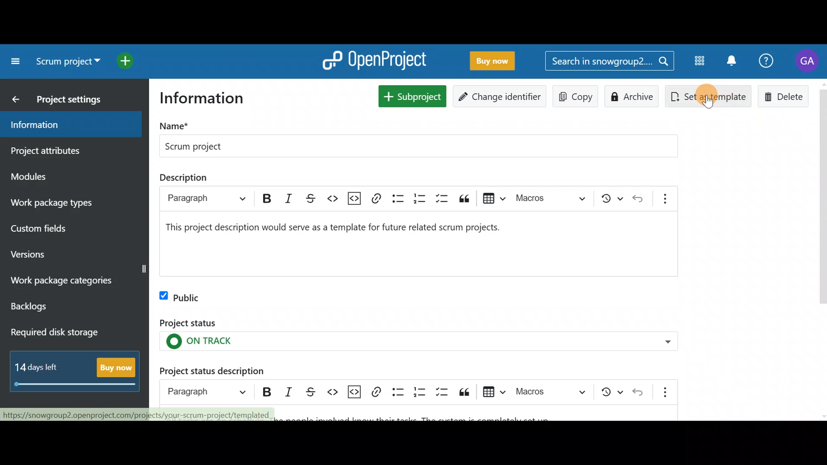  What do you see at coordinates (575, 96) in the screenshot?
I see `Copy` at bounding box center [575, 96].